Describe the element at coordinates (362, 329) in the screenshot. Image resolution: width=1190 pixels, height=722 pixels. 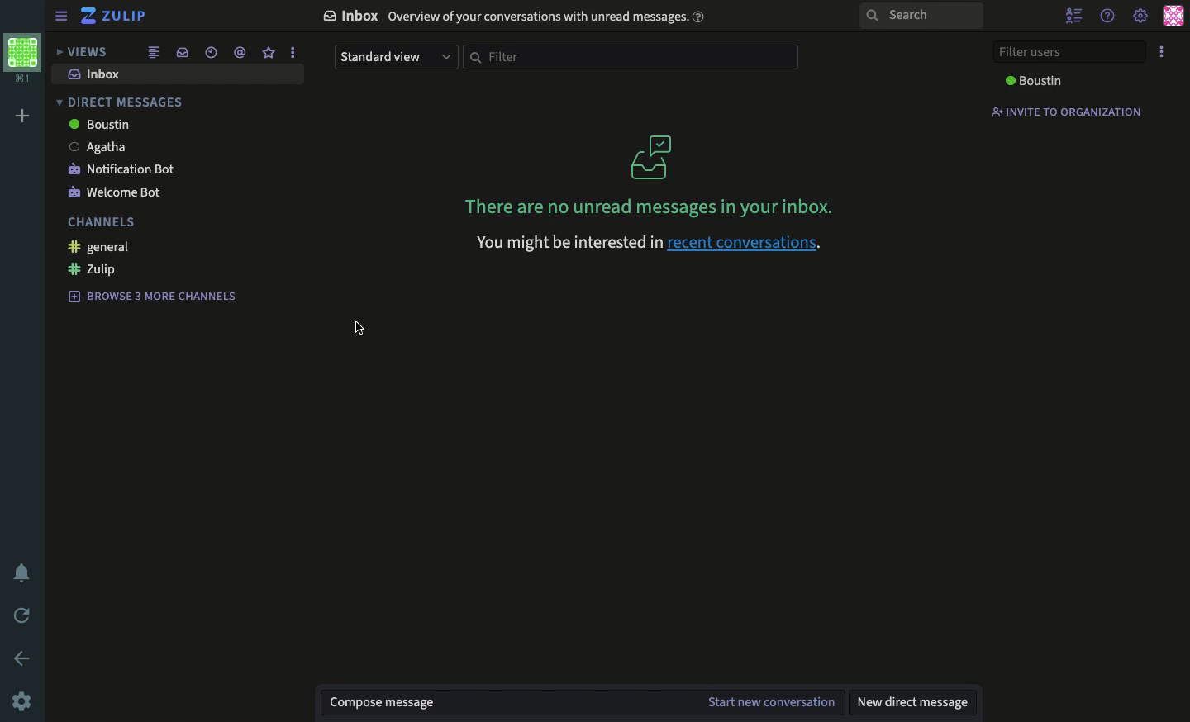
I see `cursor` at that location.